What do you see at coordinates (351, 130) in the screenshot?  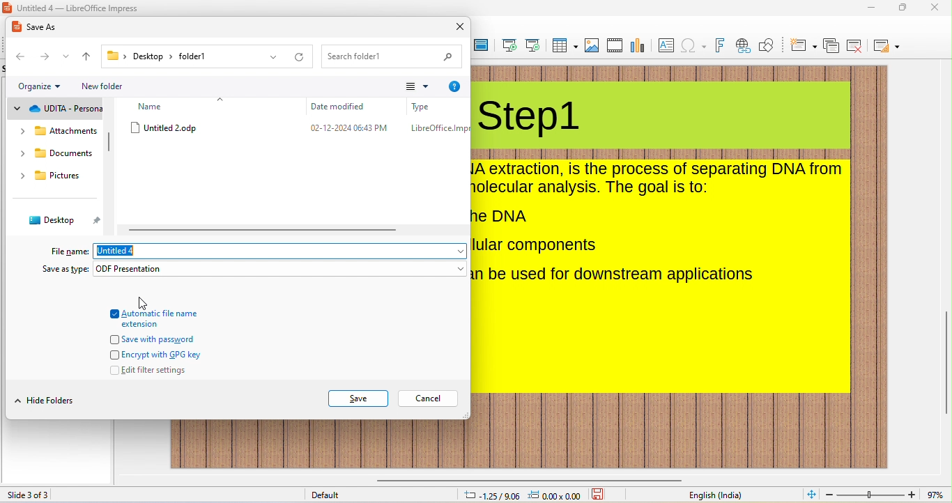 I see `date modified` at bounding box center [351, 130].